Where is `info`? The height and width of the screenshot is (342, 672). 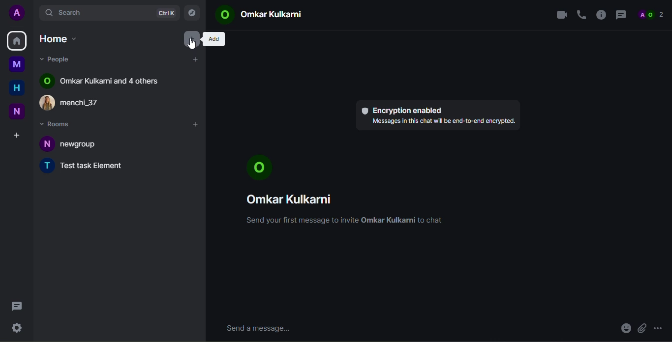
info is located at coordinates (601, 14).